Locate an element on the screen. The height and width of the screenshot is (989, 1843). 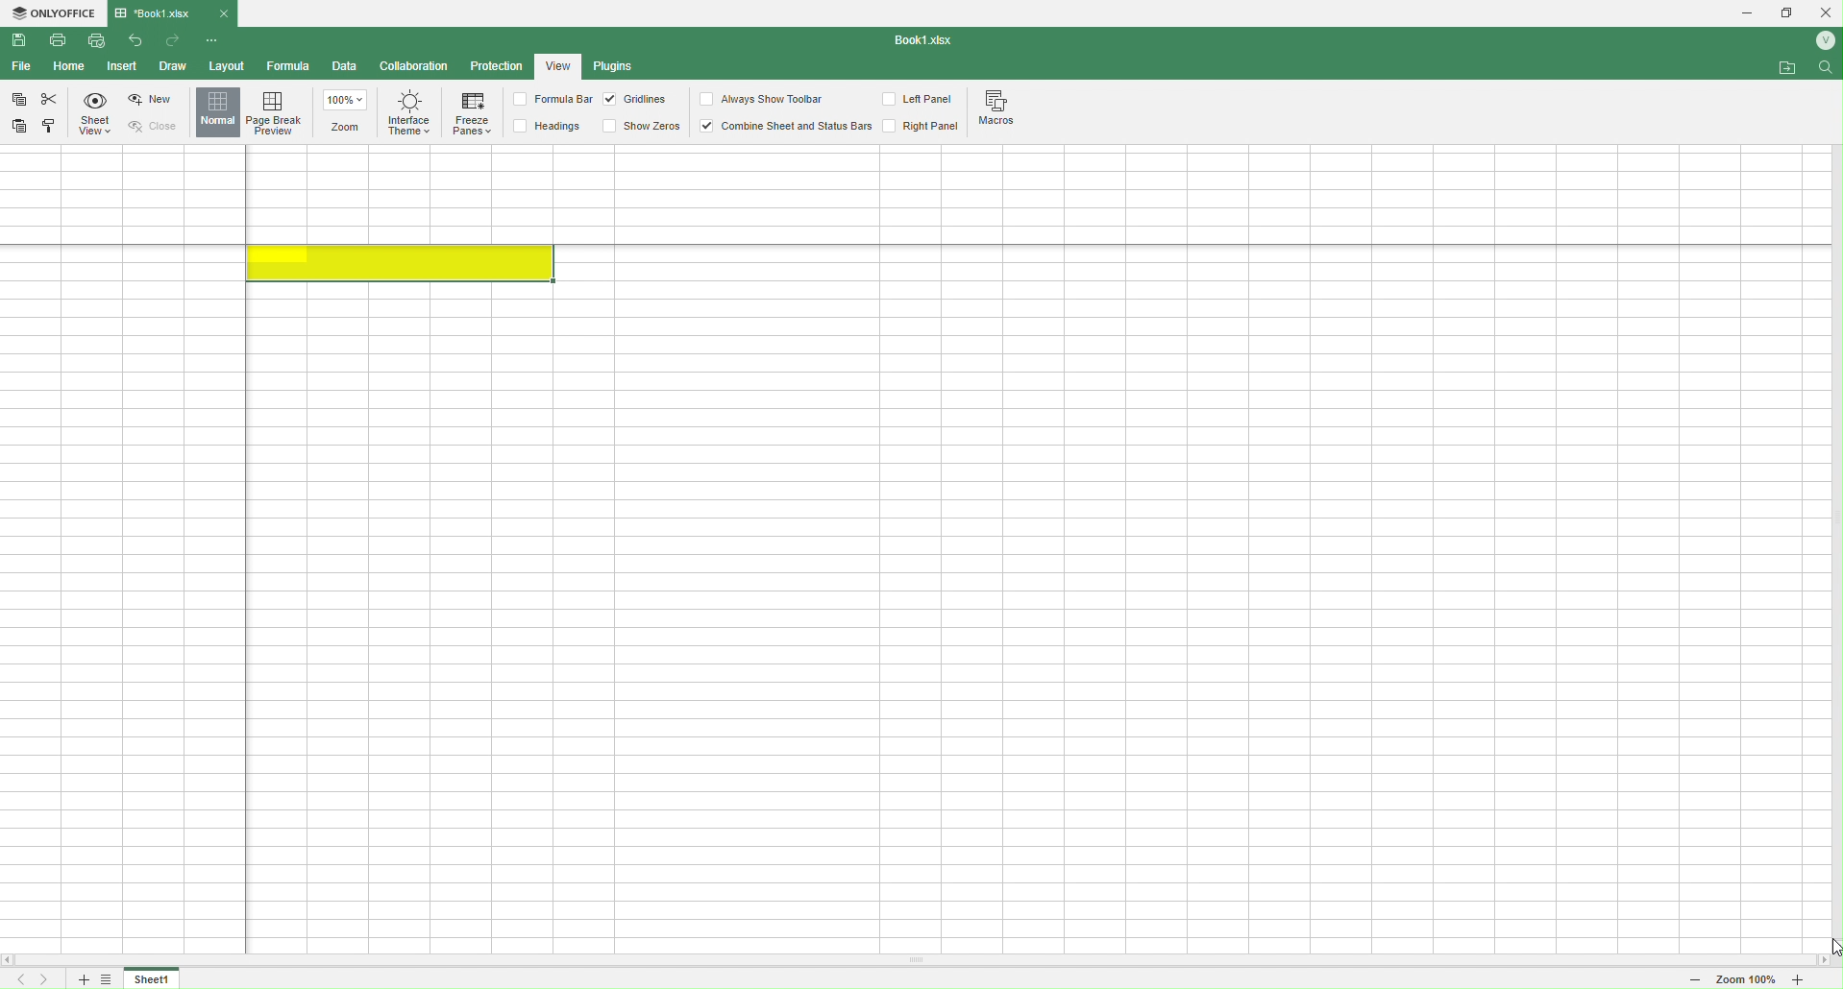
Scroll to the last sheet is located at coordinates (47, 979).